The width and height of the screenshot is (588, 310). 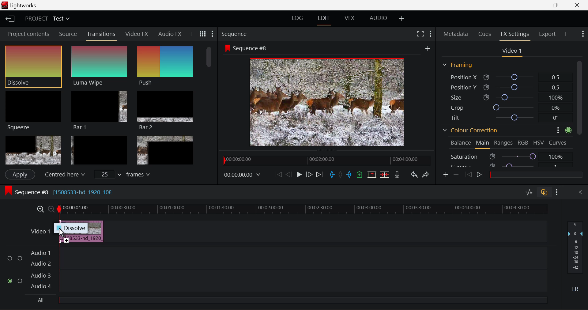 I want to click on Play, so click(x=298, y=175).